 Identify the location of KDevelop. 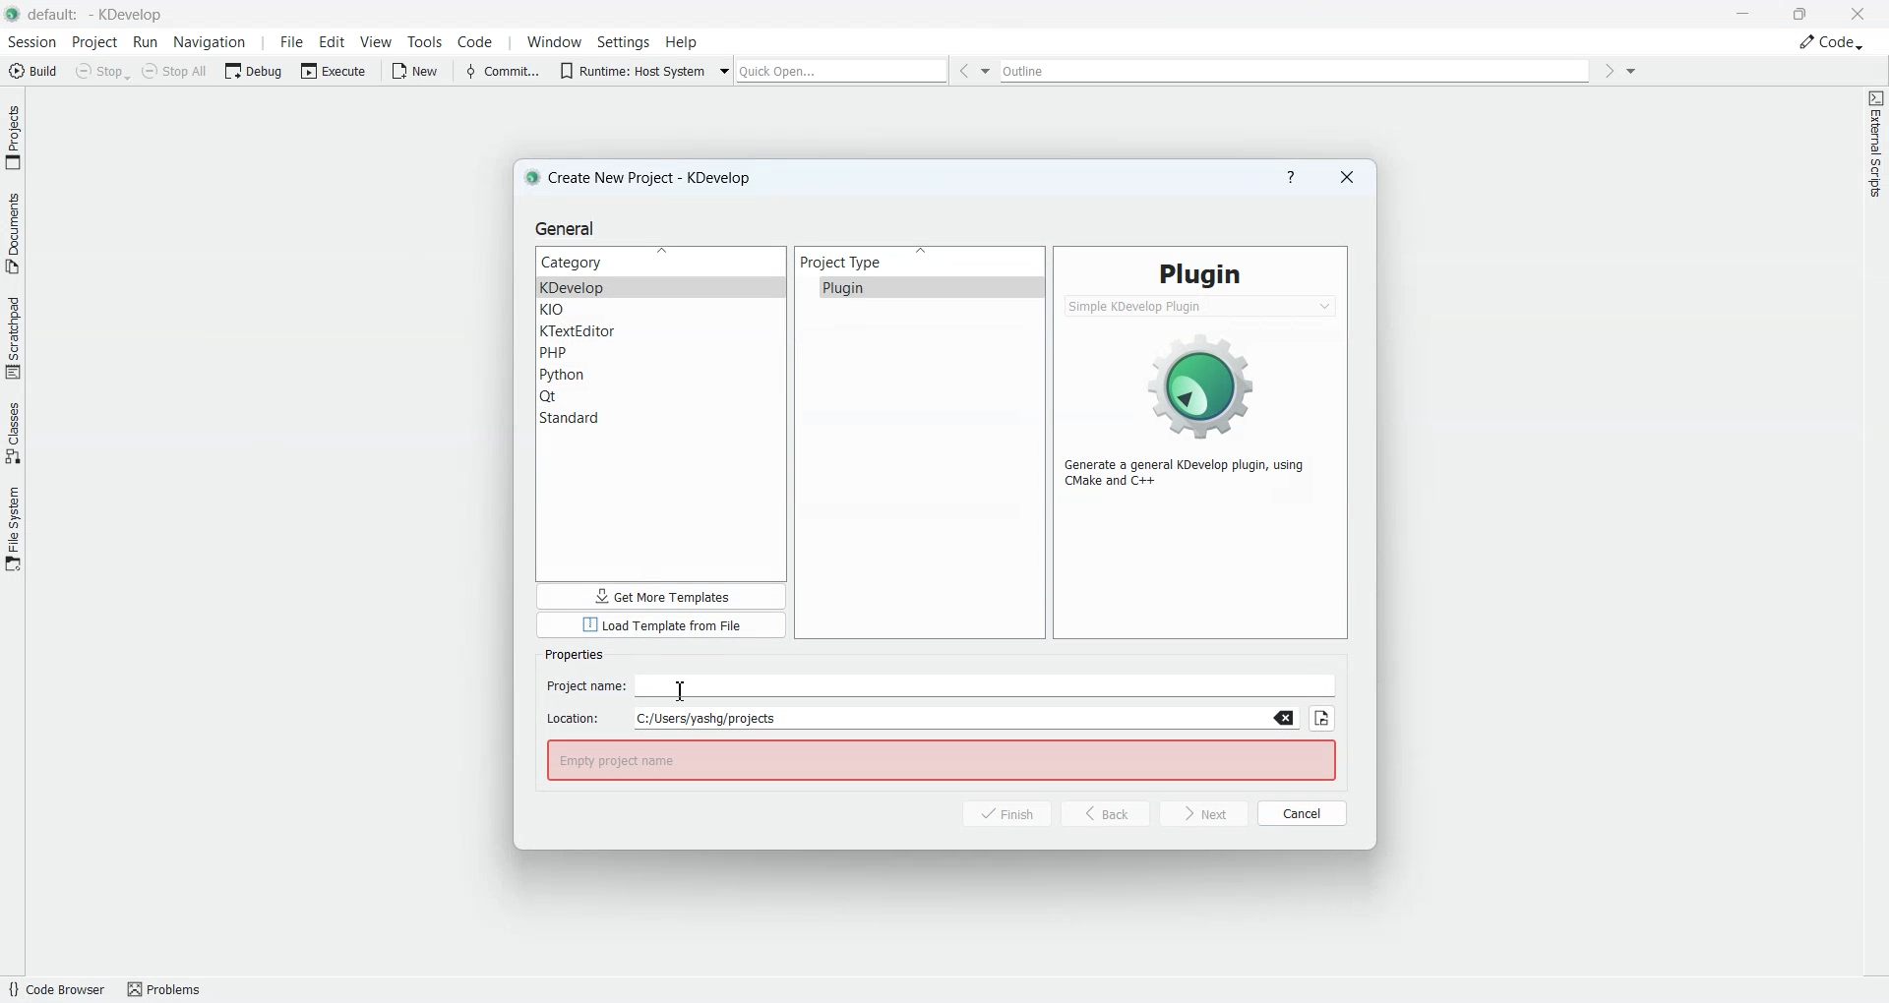
(661, 287).